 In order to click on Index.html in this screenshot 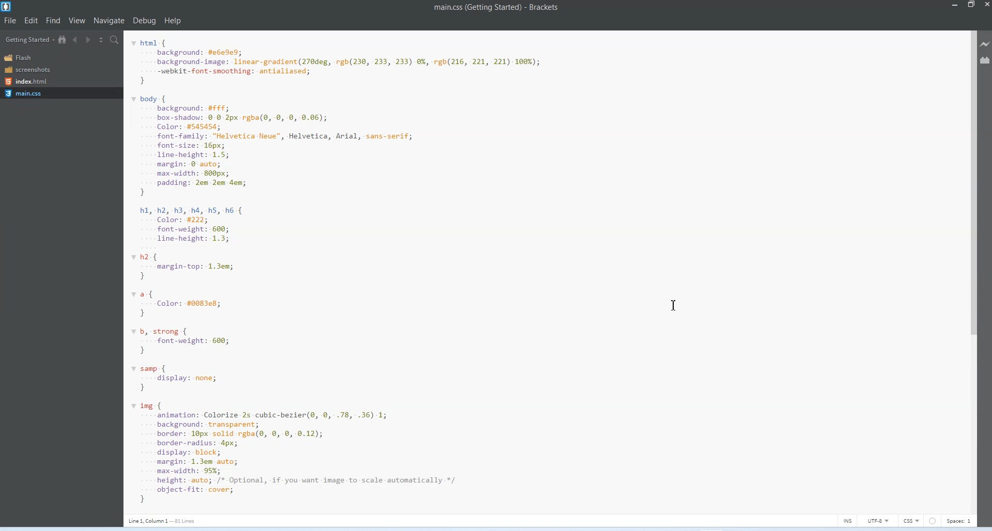, I will do `click(25, 82)`.